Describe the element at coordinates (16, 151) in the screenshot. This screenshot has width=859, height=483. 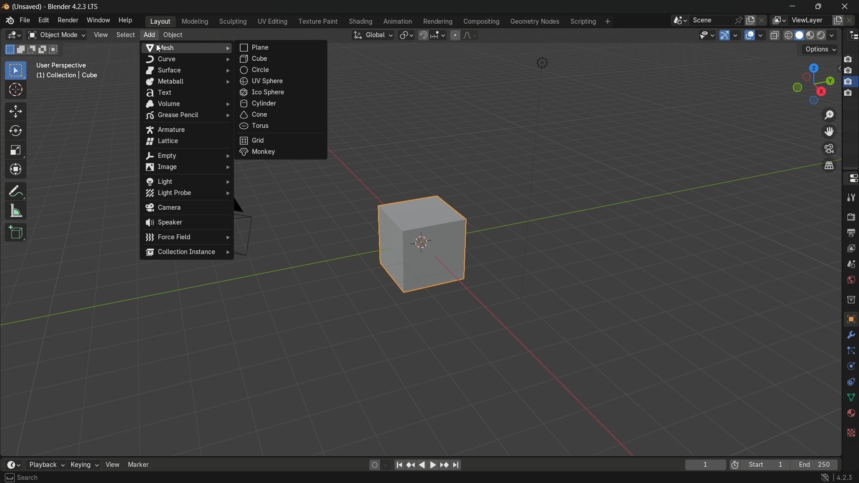
I see `scale` at that location.